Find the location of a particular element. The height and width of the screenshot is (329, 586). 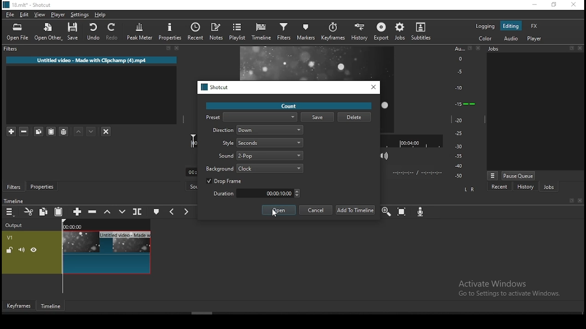

record audio is located at coordinates (421, 213).